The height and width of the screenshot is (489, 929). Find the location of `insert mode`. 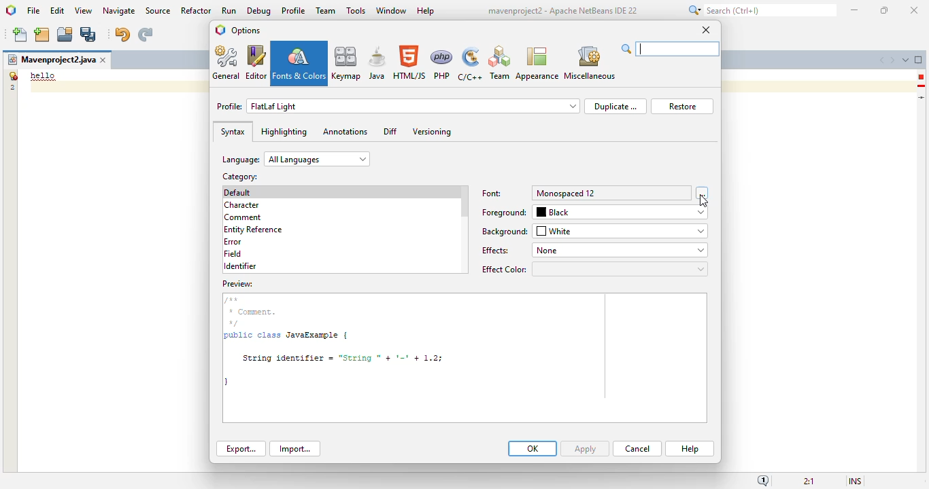

insert mode is located at coordinates (855, 480).